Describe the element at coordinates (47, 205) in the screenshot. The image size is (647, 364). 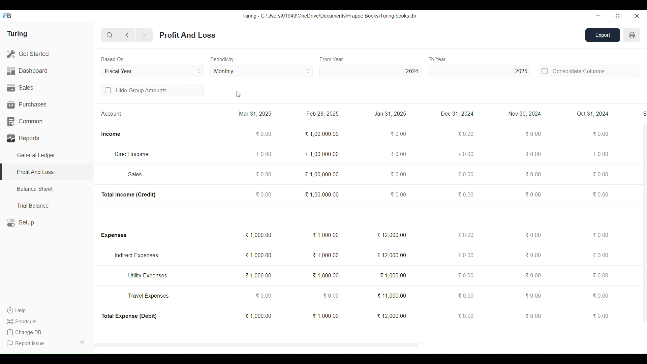
I see `Trial Balance` at that location.